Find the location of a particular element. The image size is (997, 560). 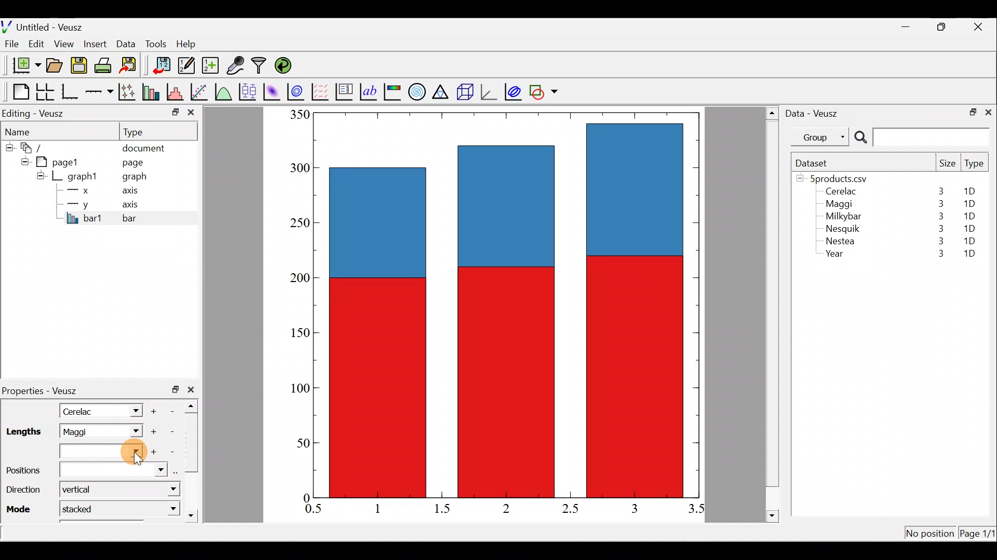

hide is located at coordinates (23, 160).